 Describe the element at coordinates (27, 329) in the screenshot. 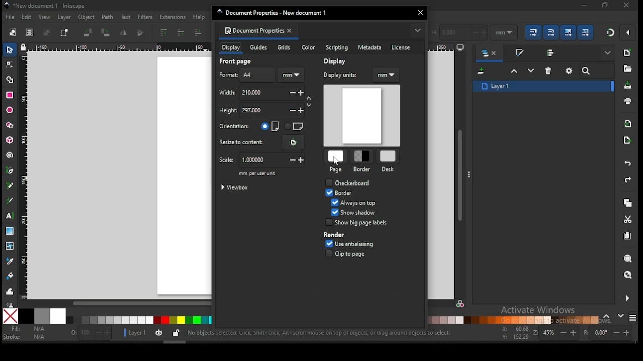

I see `fill color` at that location.